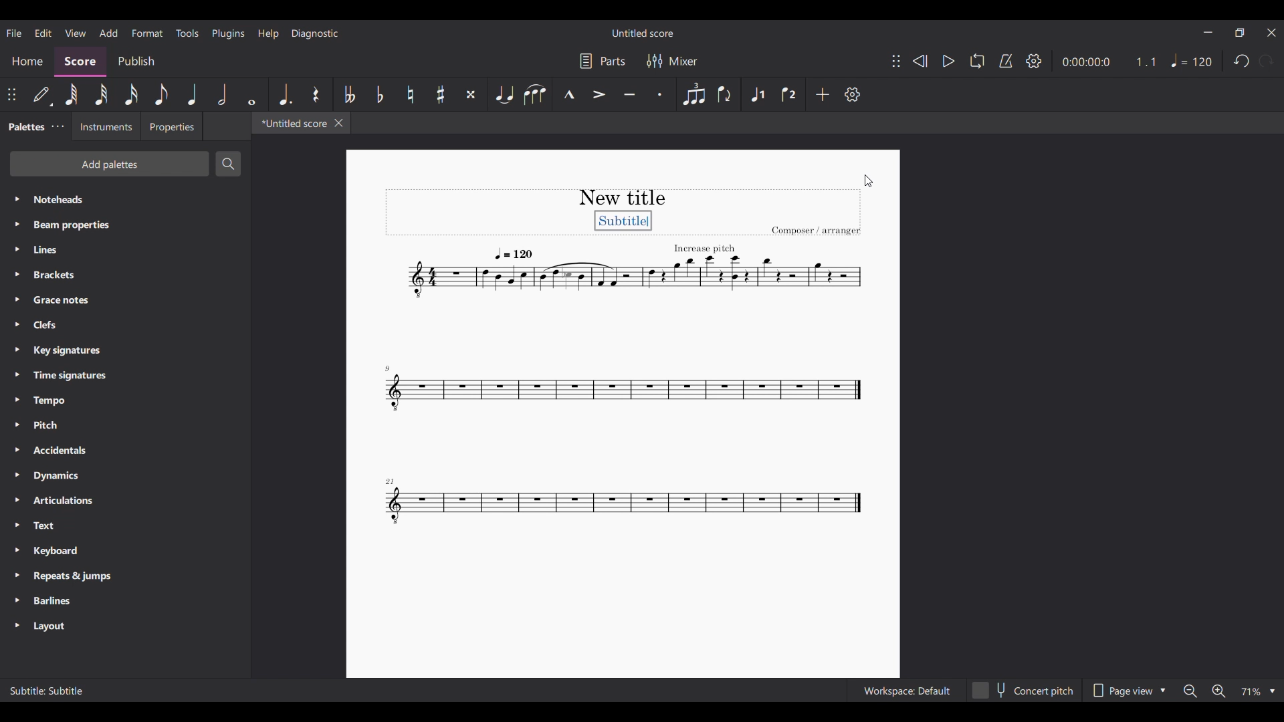 The width and height of the screenshot is (1284, 722). Describe the element at coordinates (823, 94) in the screenshot. I see `Add` at that location.